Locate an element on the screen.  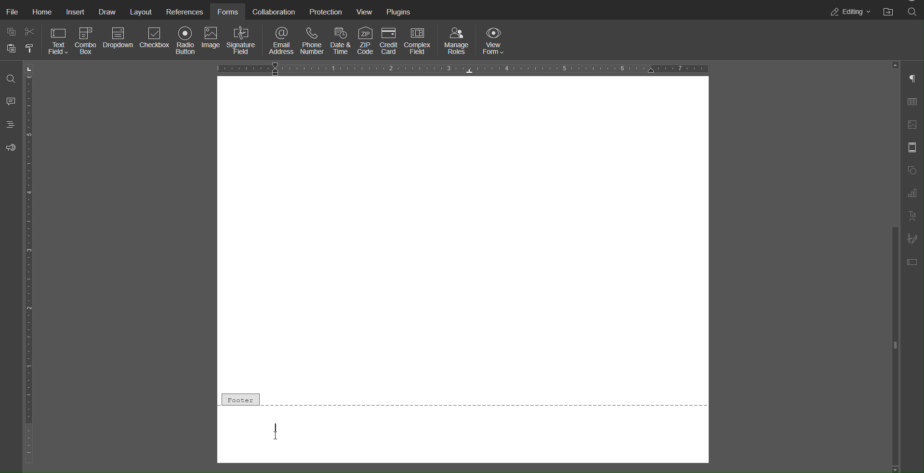
paste is located at coordinates (10, 51).